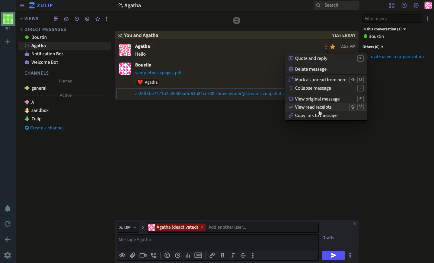  Describe the element at coordinates (43, 128) in the screenshot. I see `Create a channel` at that location.